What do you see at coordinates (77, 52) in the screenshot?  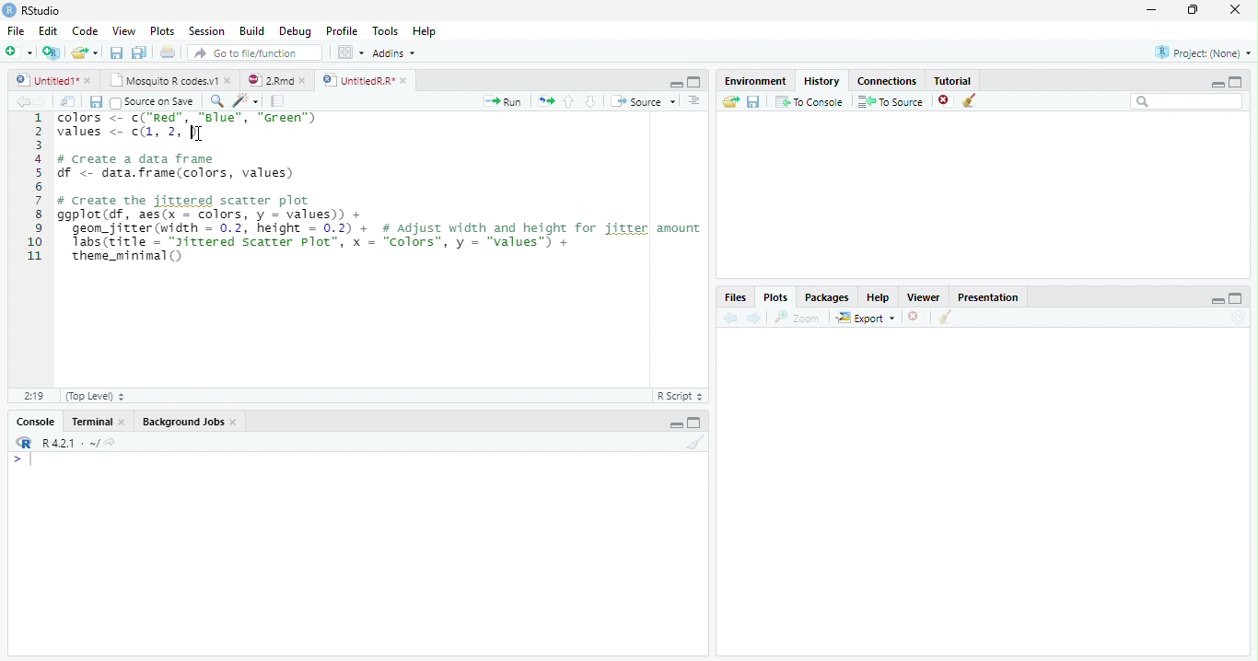 I see `Open an existing file` at bounding box center [77, 52].